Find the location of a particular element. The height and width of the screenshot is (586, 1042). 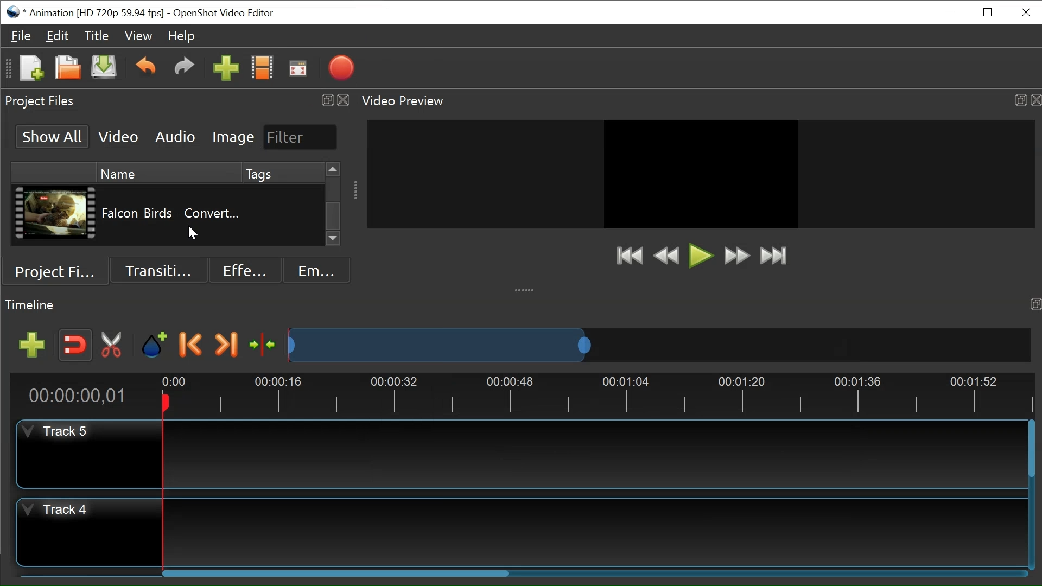

Open Project is located at coordinates (68, 68).